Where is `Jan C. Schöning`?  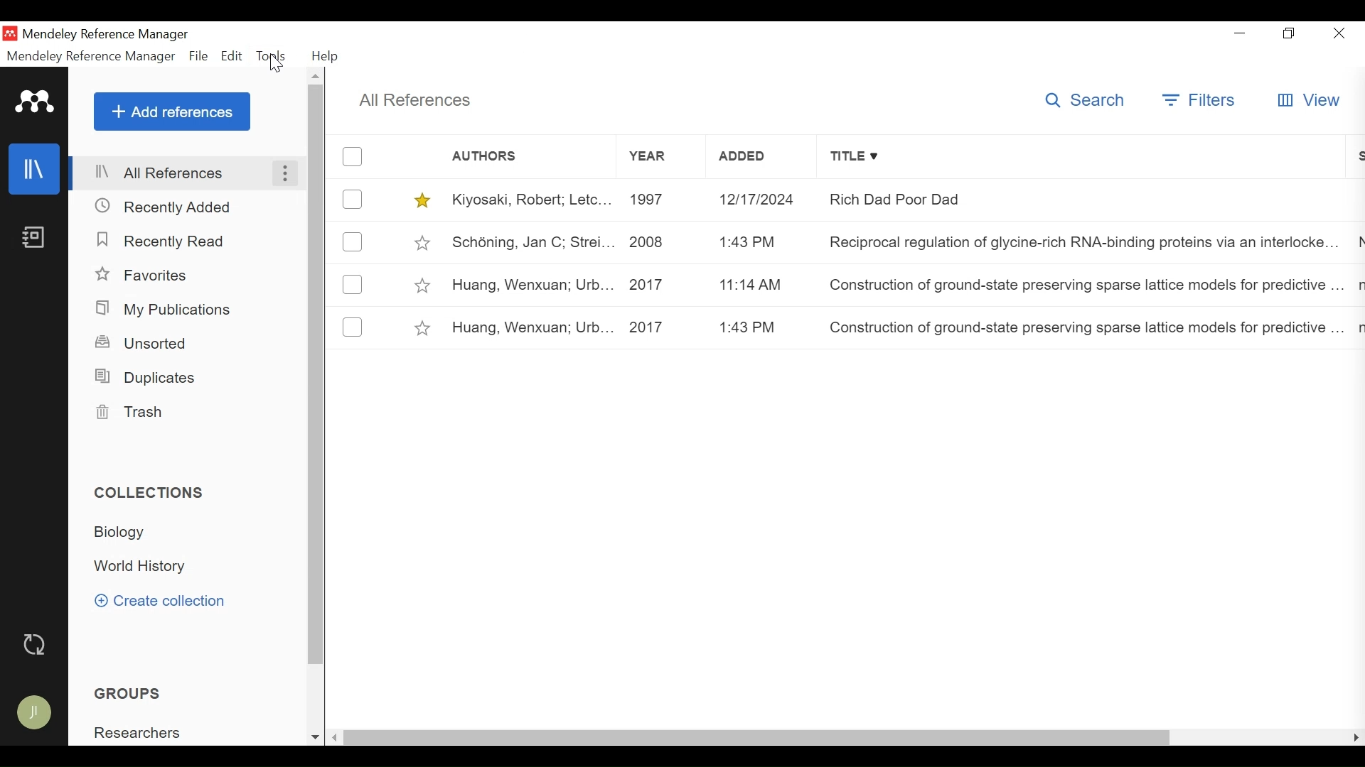 Jan C. Schöning is located at coordinates (532, 244).